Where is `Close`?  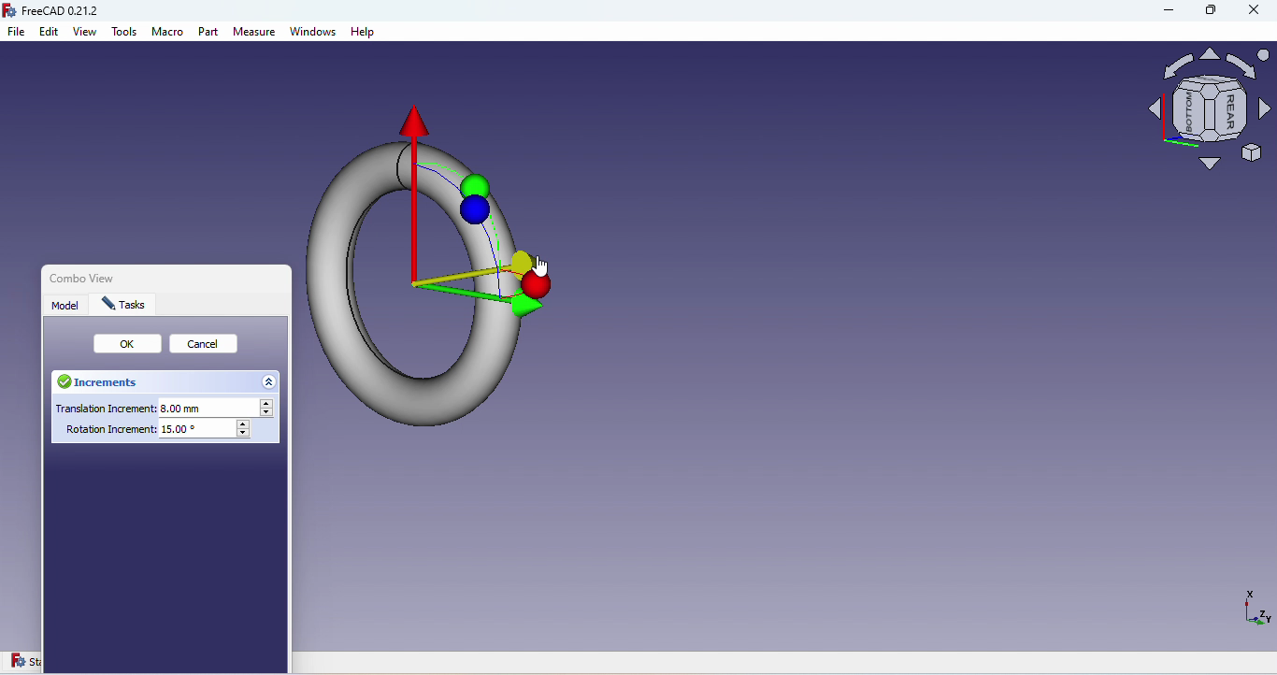
Close is located at coordinates (284, 281).